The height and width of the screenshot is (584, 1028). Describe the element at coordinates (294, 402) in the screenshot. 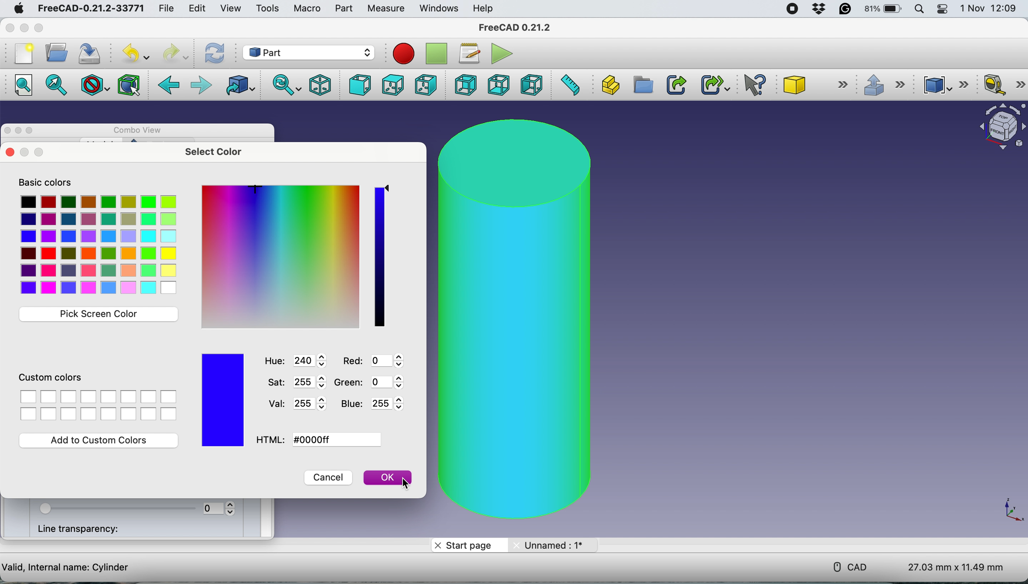

I see `val` at that location.